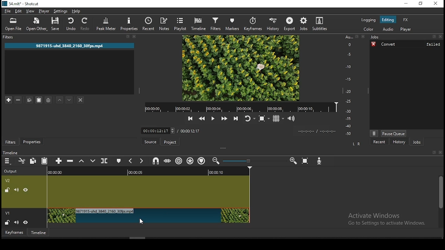 The image size is (445, 250). Describe the element at coordinates (165, 24) in the screenshot. I see `notes` at that location.